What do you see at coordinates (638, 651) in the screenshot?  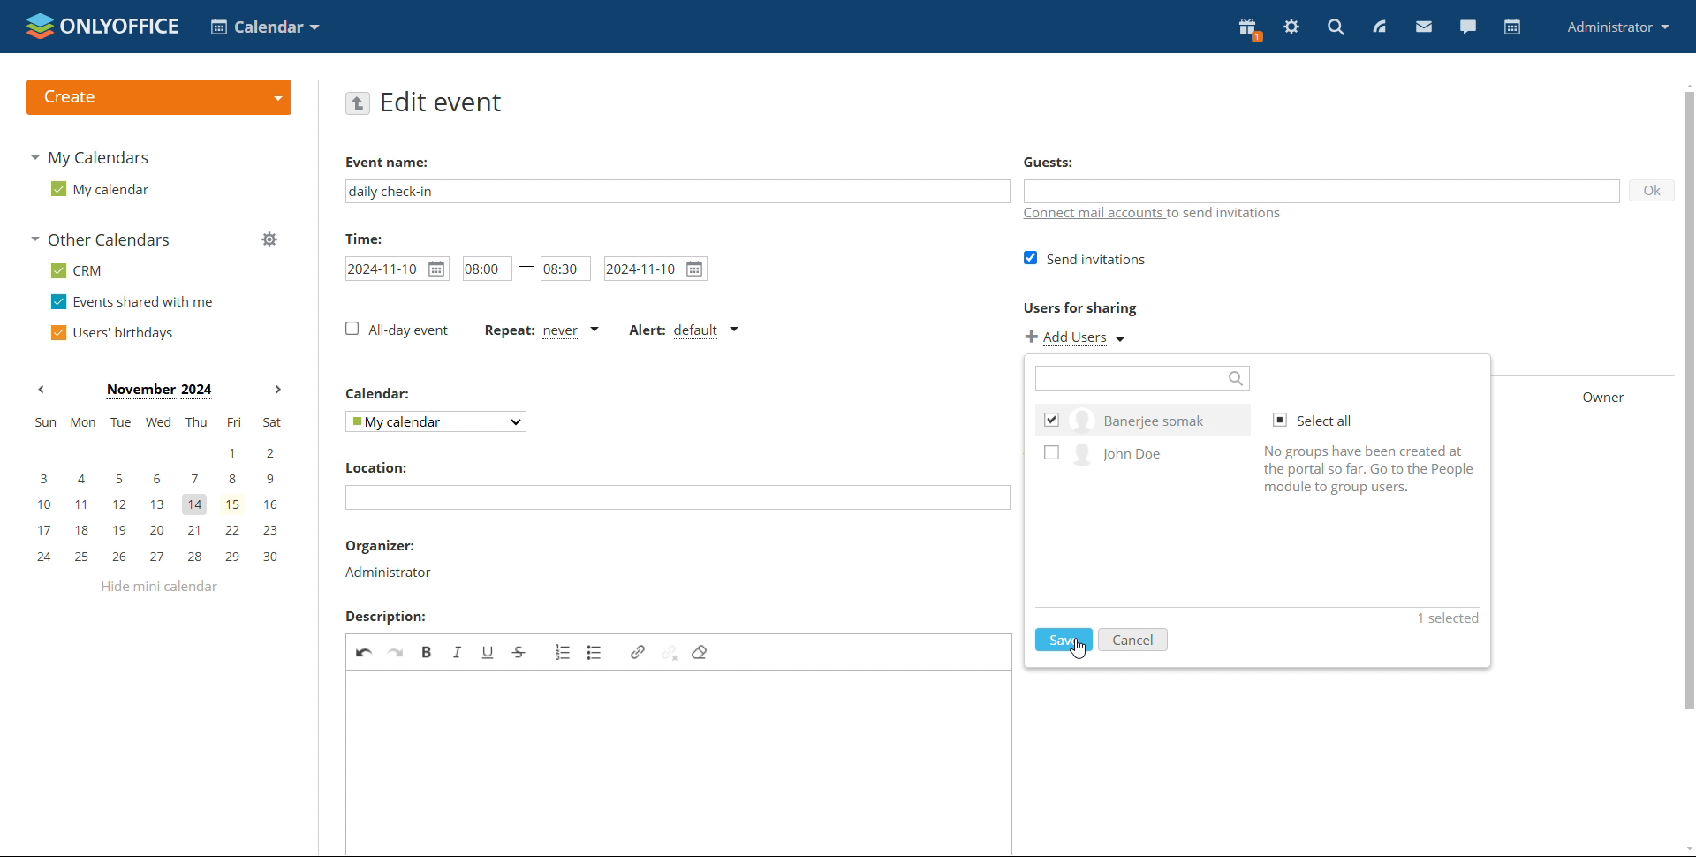 I see `link` at bounding box center [638, 651].